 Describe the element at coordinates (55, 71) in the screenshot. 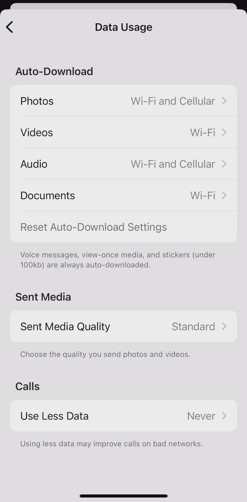

I see `Auto-Download` at that location.